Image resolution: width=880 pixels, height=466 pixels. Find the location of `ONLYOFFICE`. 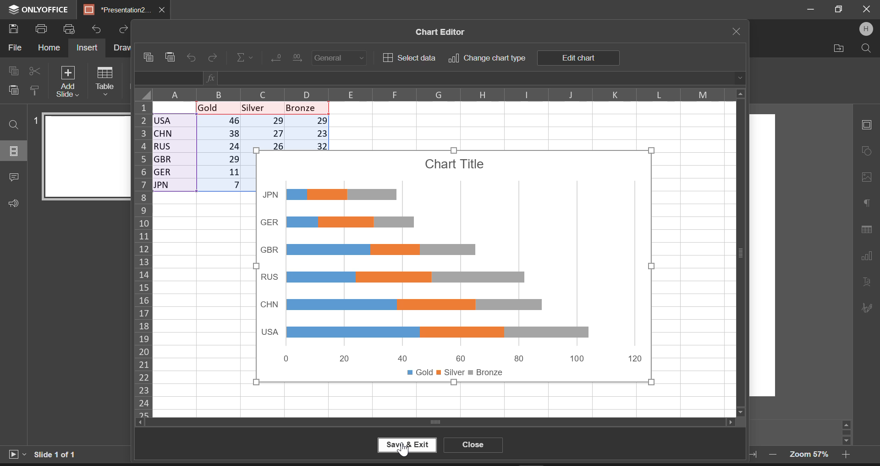

ONLYOFFICE is located at coordinates (37, 10).